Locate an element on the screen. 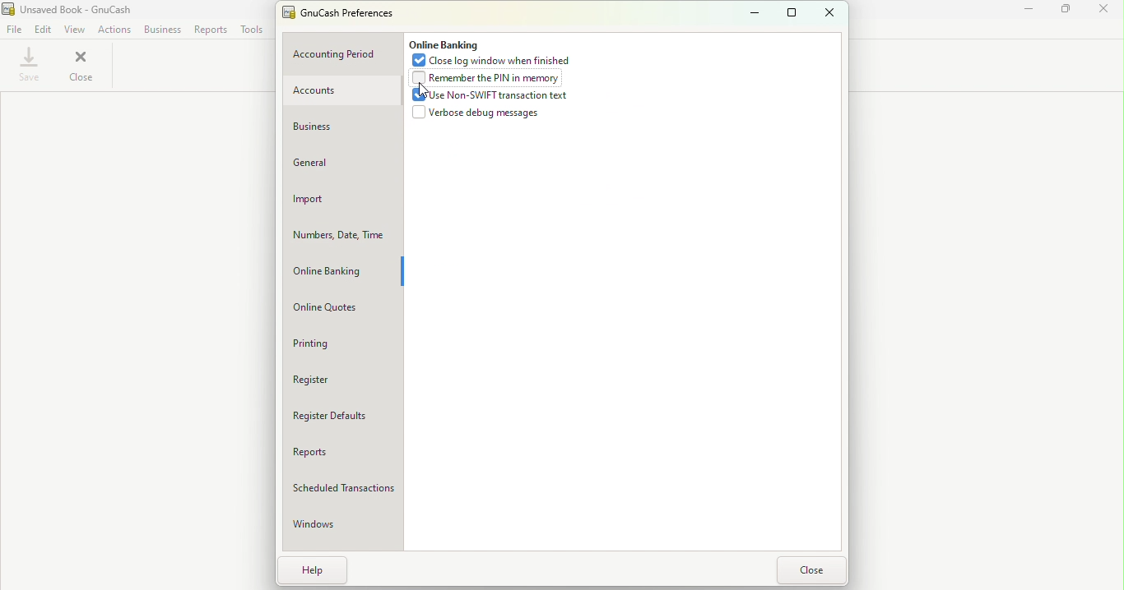 This screenshot has height=590, width=1124. Use non-SWIF transaction text is located at coordinates (487, 98).